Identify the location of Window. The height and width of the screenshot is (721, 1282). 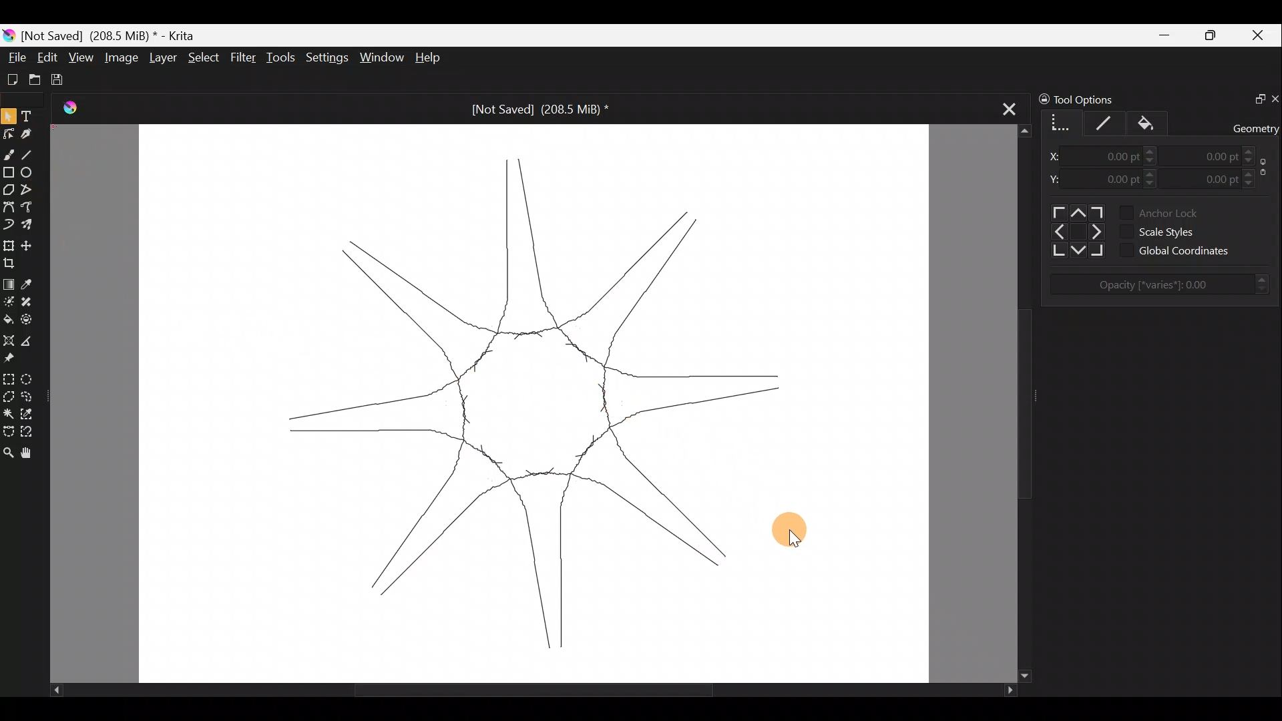
(381, 58).